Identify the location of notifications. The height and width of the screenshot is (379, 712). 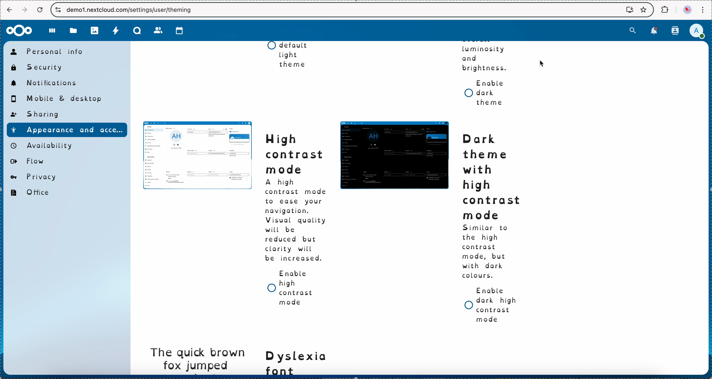
(653, 31).